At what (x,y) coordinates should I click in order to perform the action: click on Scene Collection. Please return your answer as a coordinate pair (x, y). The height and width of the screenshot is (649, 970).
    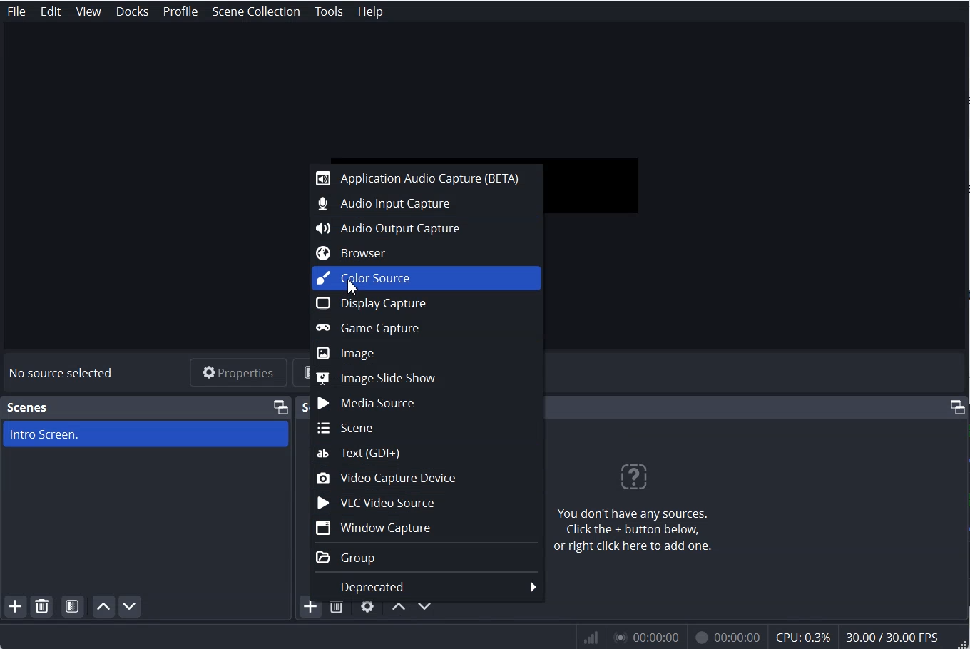
    Looking at the image, I should click on (257, 11).